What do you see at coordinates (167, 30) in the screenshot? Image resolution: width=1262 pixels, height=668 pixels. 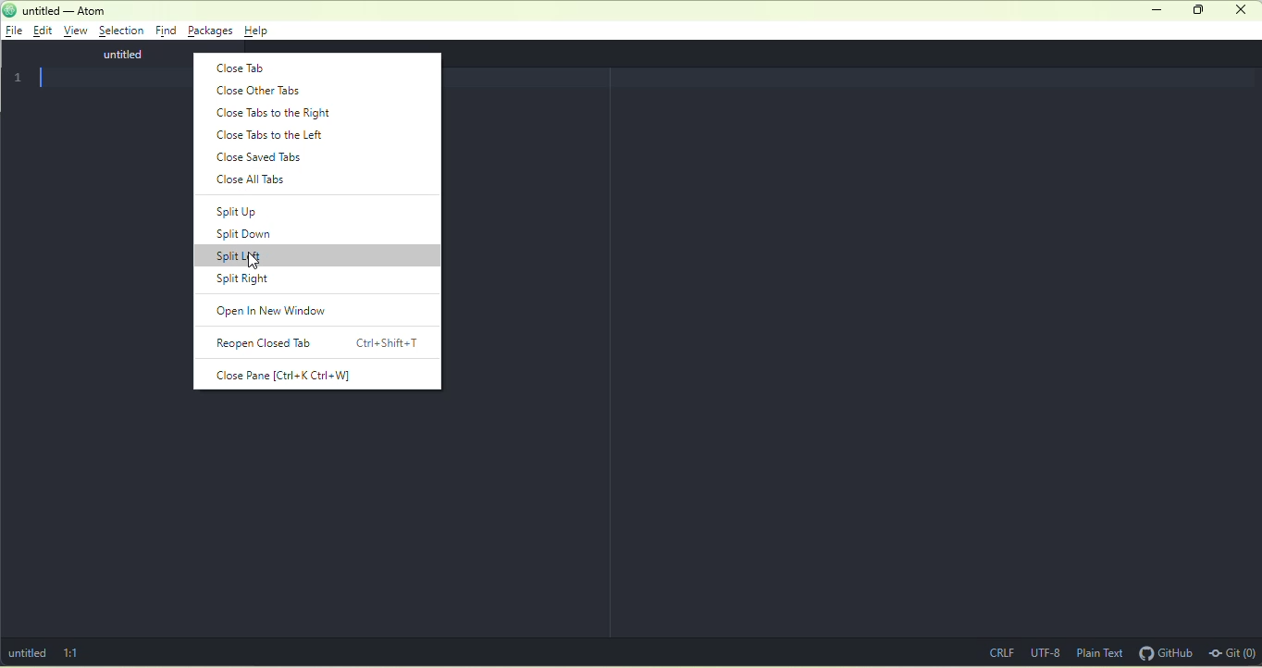 I see `find` at bounding box center [167, 30].